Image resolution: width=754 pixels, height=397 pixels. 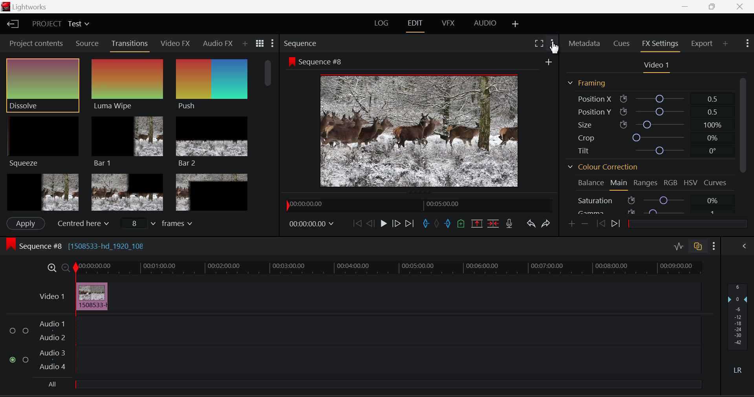 I want to click on Decibel Level, so click(x=738, y=326).